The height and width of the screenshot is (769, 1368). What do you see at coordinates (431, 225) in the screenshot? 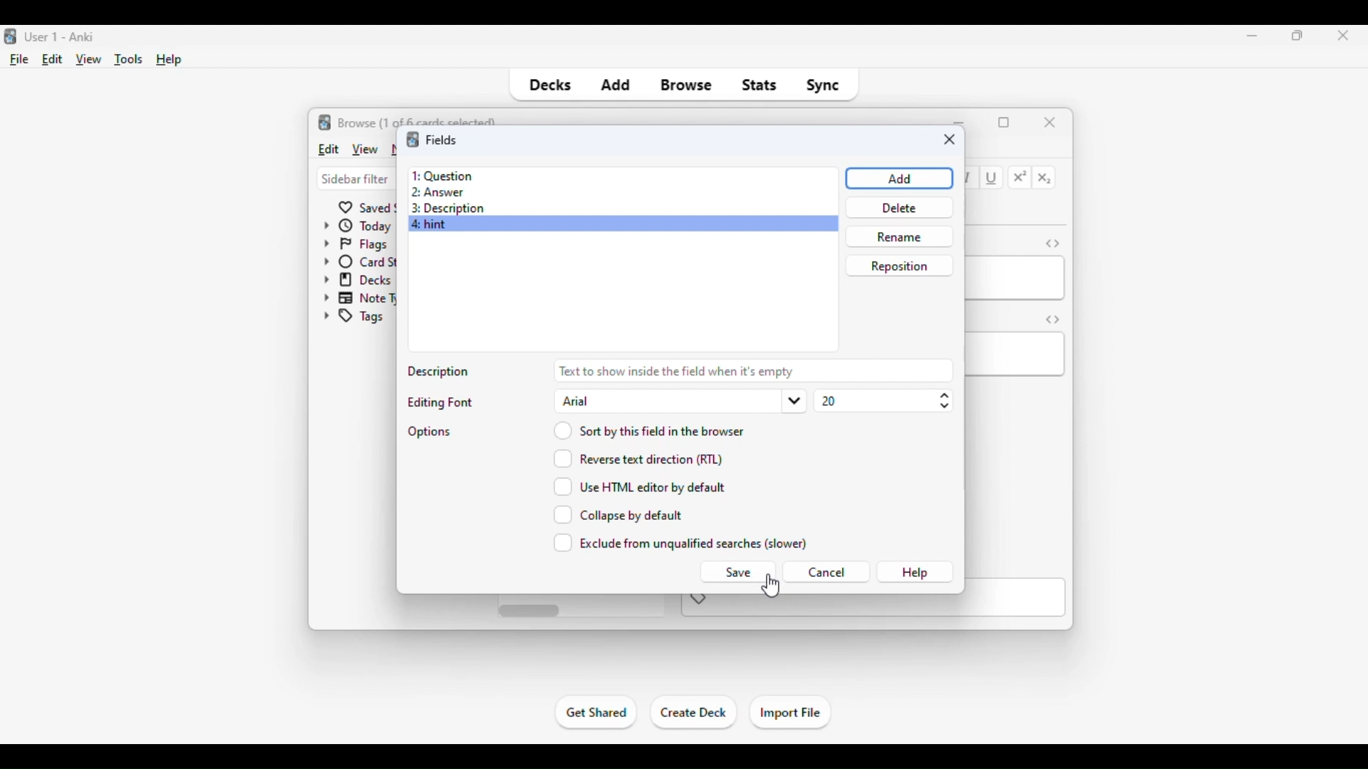
I see `4: hint` at bounding box center [431, 225].